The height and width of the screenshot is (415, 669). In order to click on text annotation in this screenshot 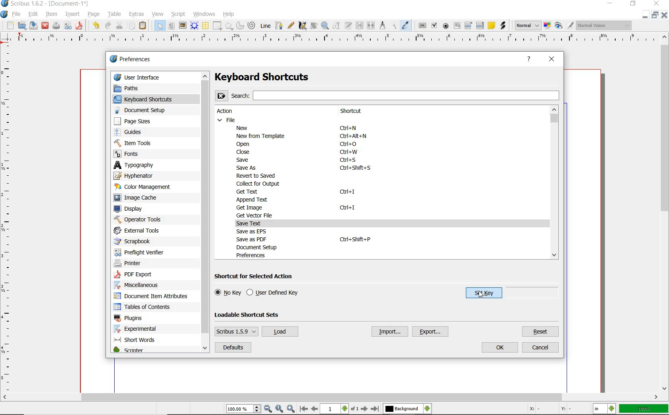, I will do `click(491, 25)`.